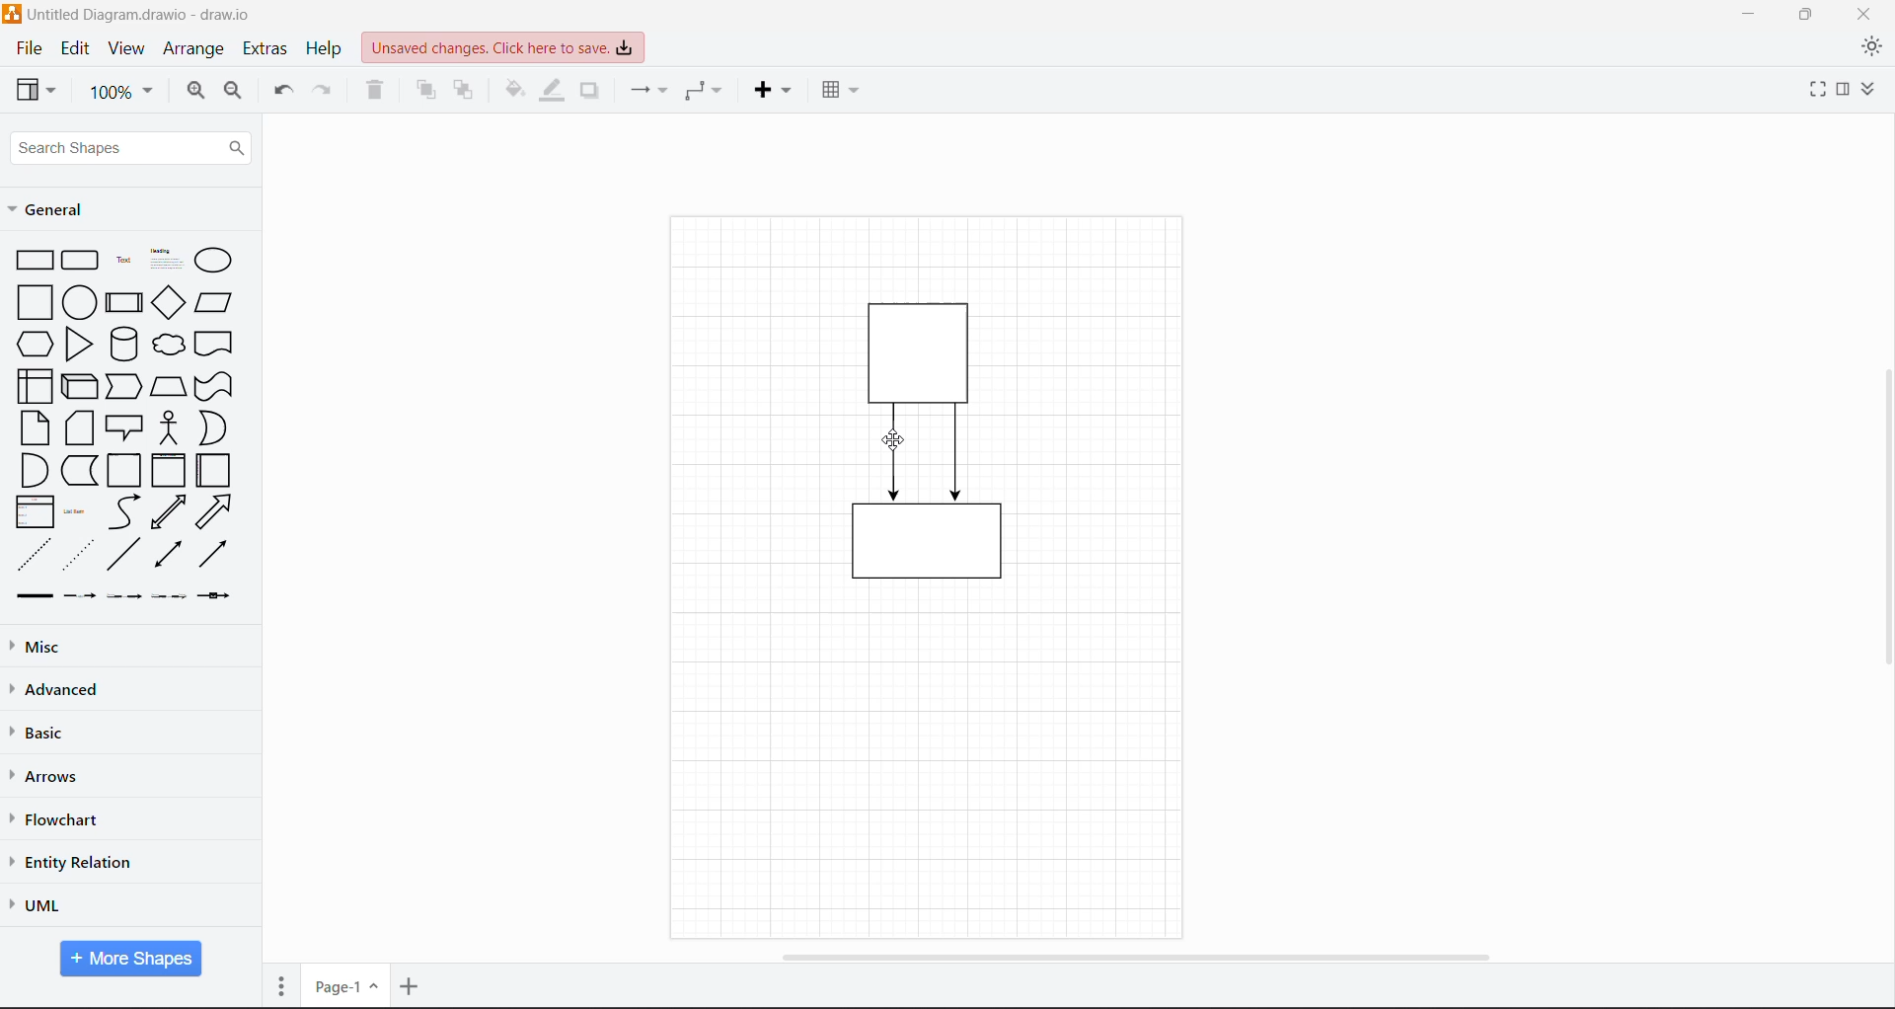 The image size is (1895, 1009). Describe the element at coordinates (427, 90) in the screenshot. I see `To Front` at that location.